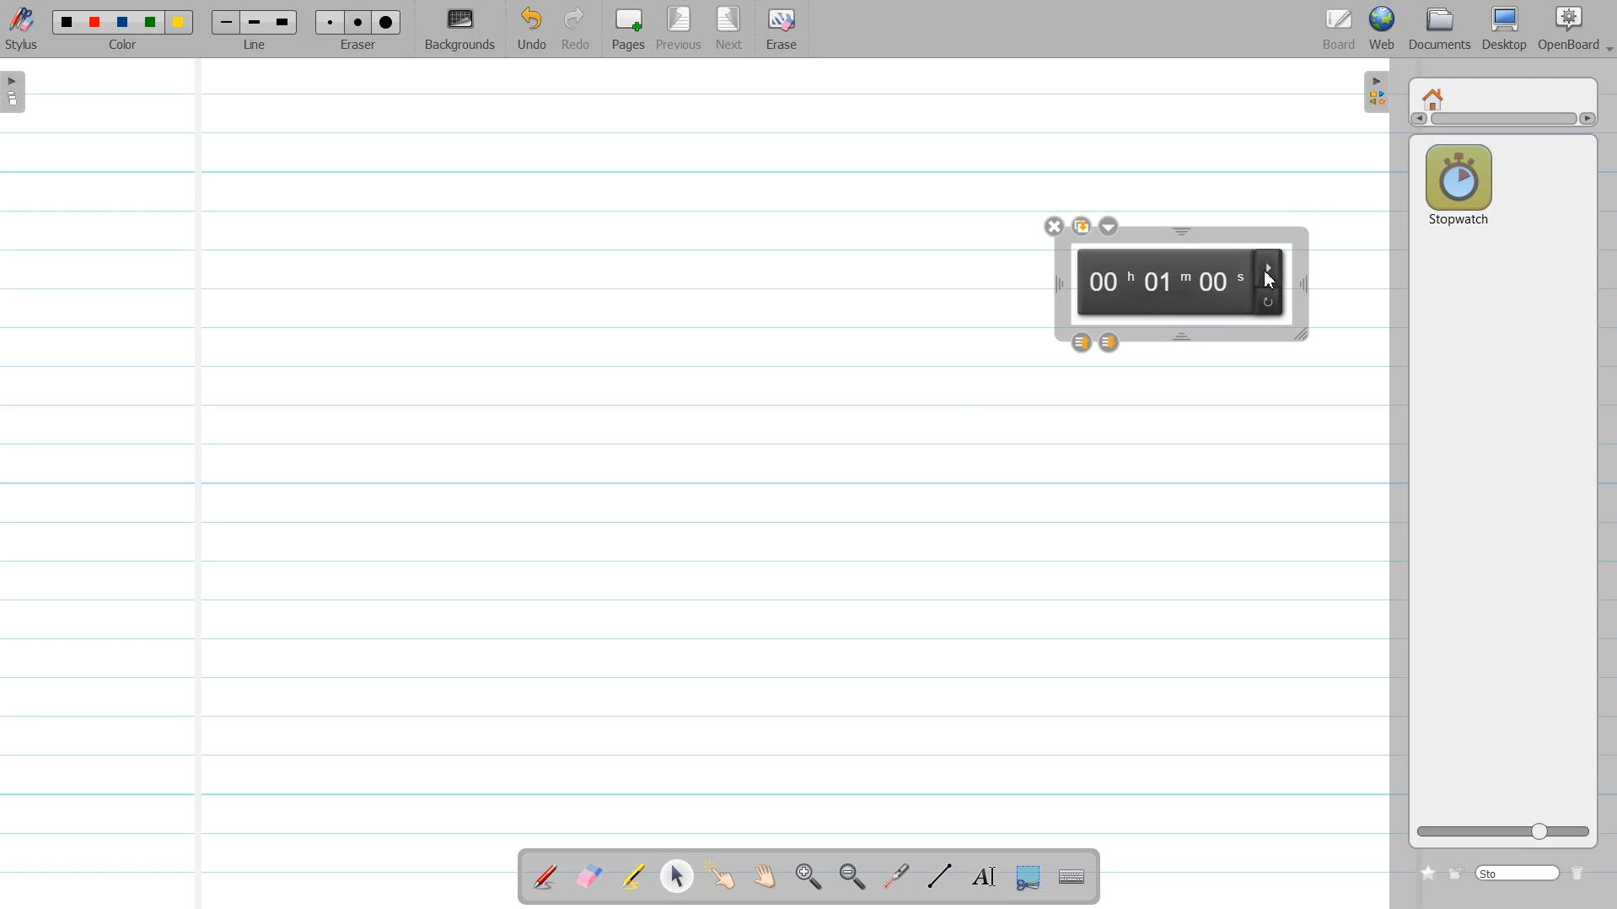 The image size is (1617, 909). Describe the element at coordinates (577, 30) in the screenshot. I see `Redo` at that location.